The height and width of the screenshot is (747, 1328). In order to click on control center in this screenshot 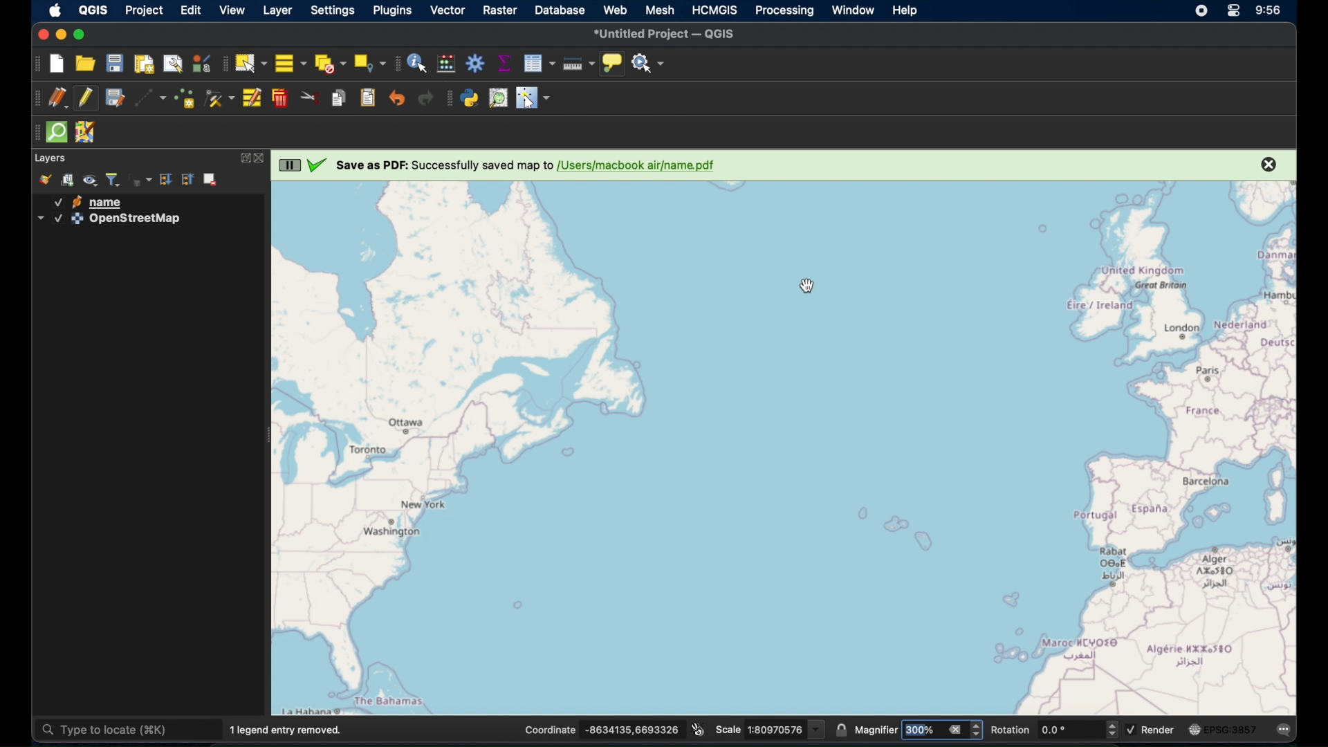, I will do `click(1235, 10)`.